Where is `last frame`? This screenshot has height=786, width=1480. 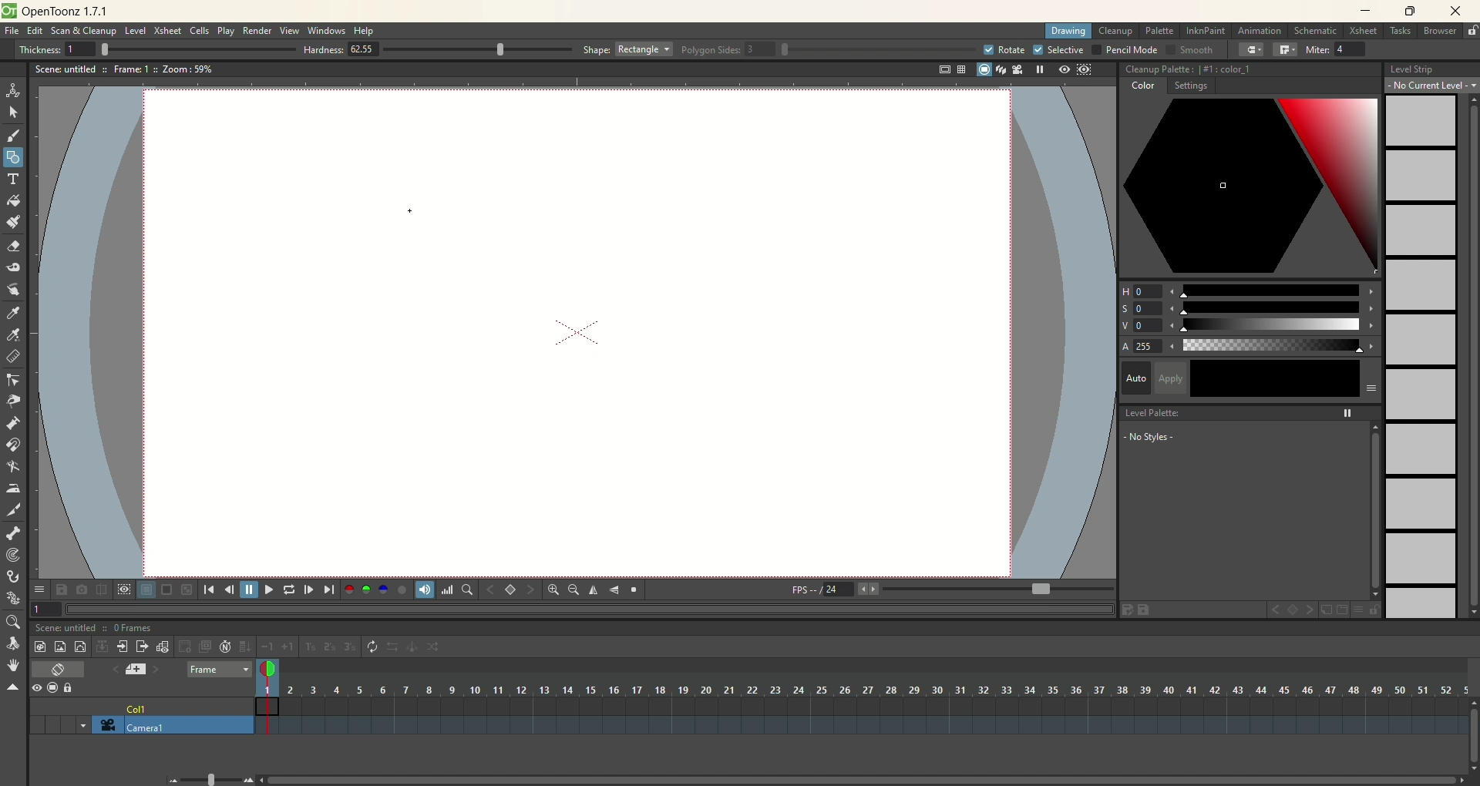 last frame is located at coordinates (331, 589).